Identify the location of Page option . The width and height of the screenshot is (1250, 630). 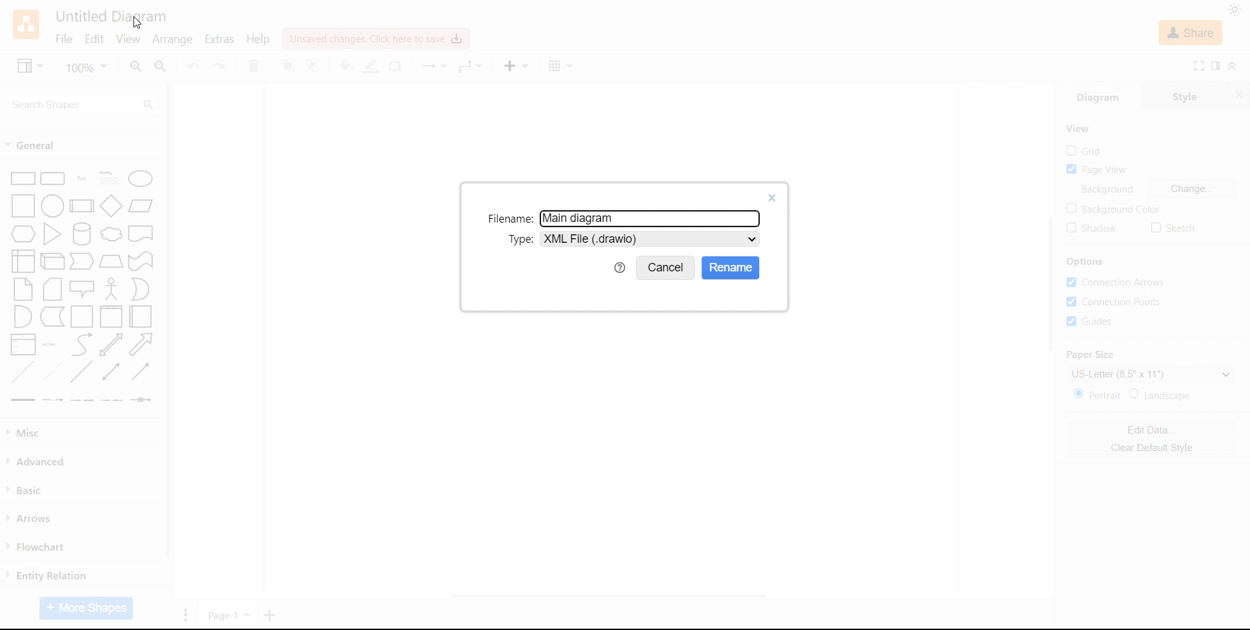
(186, 614).